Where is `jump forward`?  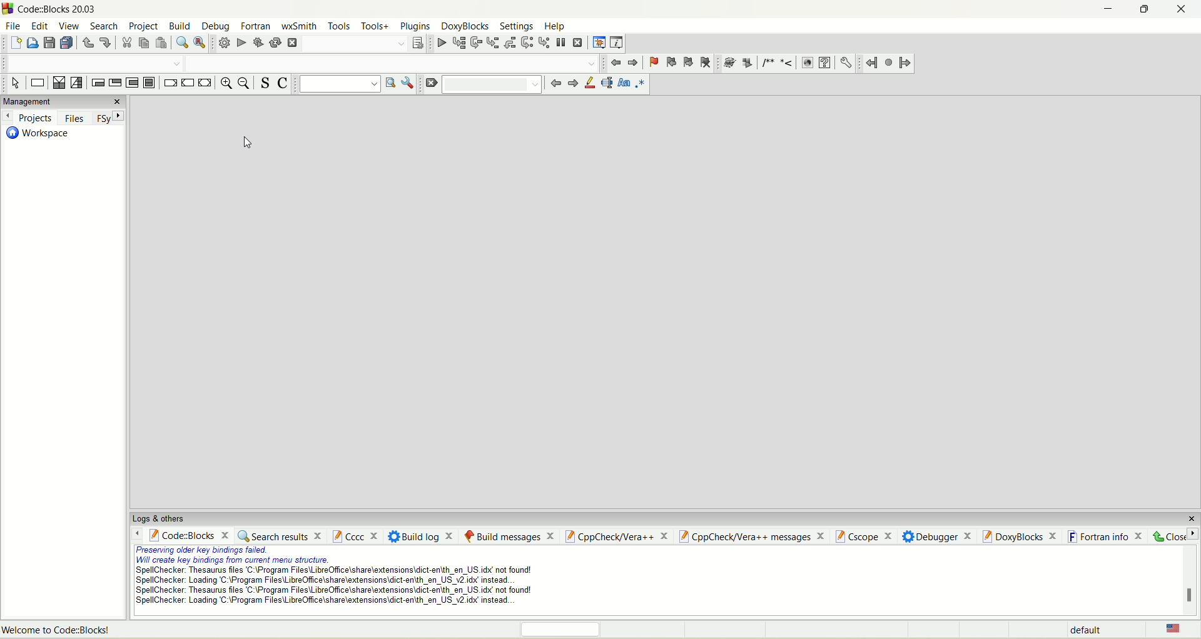
jump forward is located at coordinates (903, 63).